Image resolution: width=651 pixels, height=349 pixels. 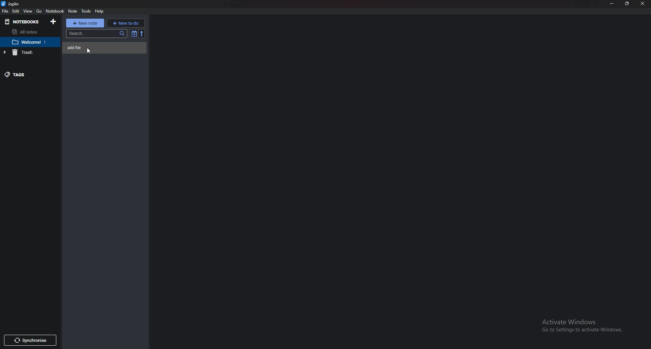 I want to click on Toggle sort order, so click(x=133, y=34).